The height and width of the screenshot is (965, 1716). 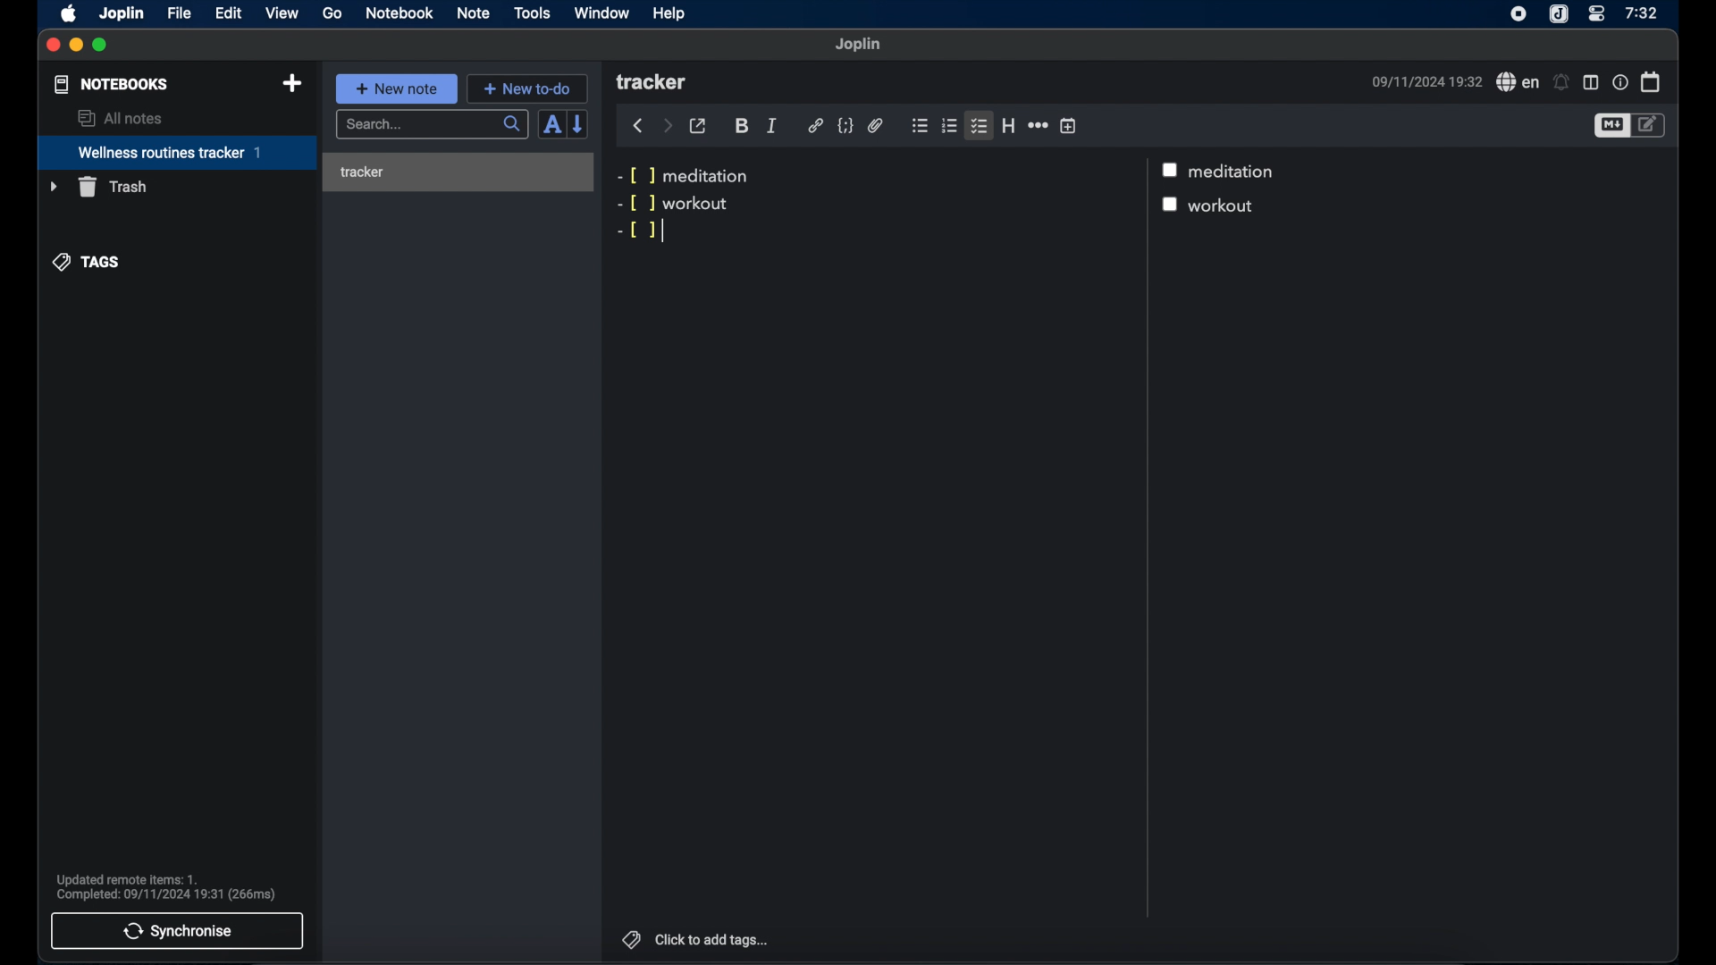 I want to click on screen recorder, so click(x=1518, y=13).